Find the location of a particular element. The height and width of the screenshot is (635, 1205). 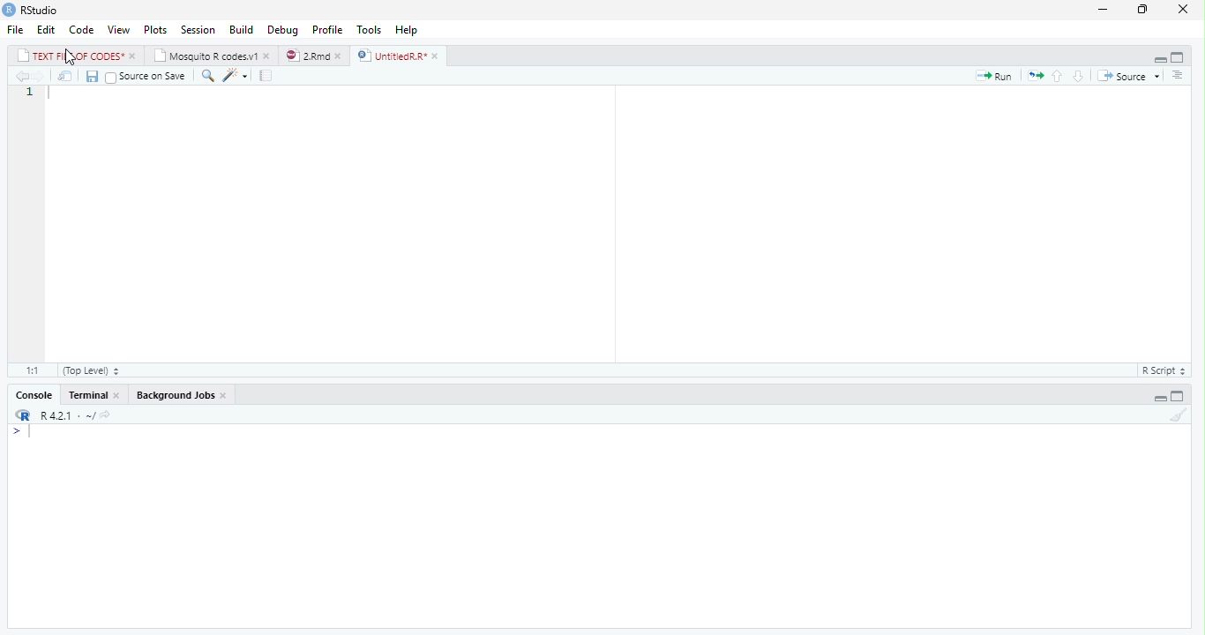

Hide is located at coordinates (1159, 396).